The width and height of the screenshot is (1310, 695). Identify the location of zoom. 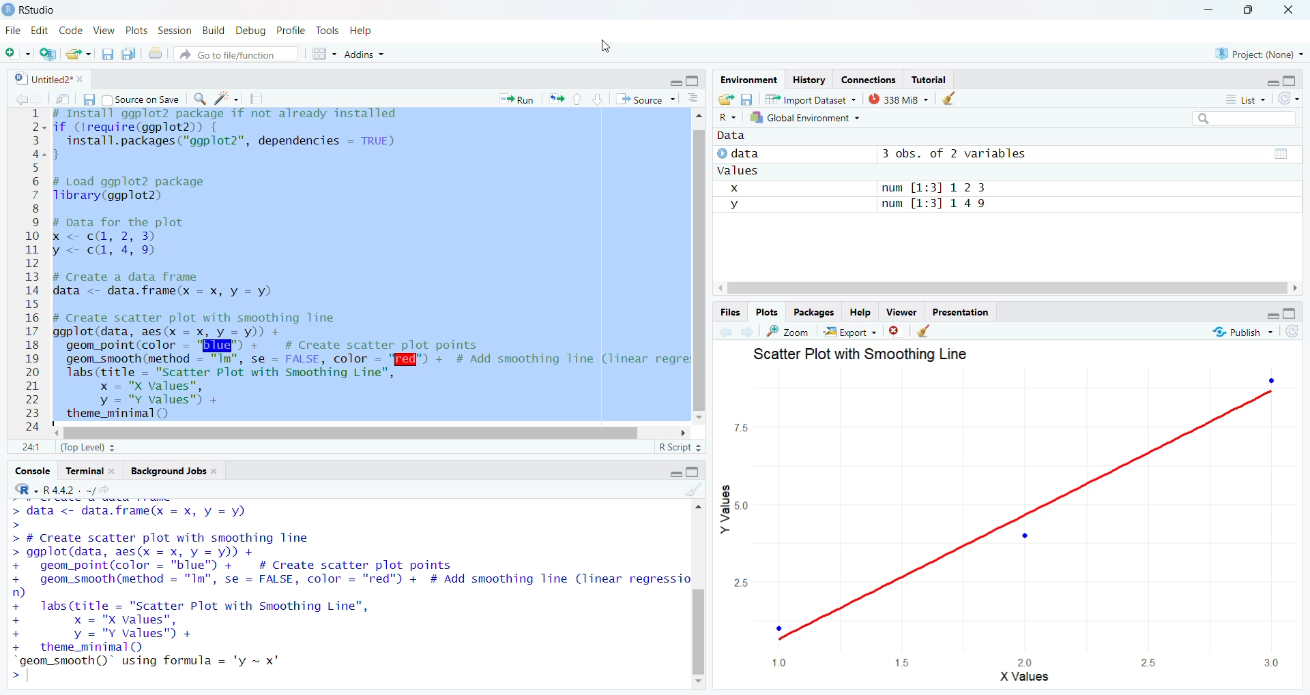
(789, 331).